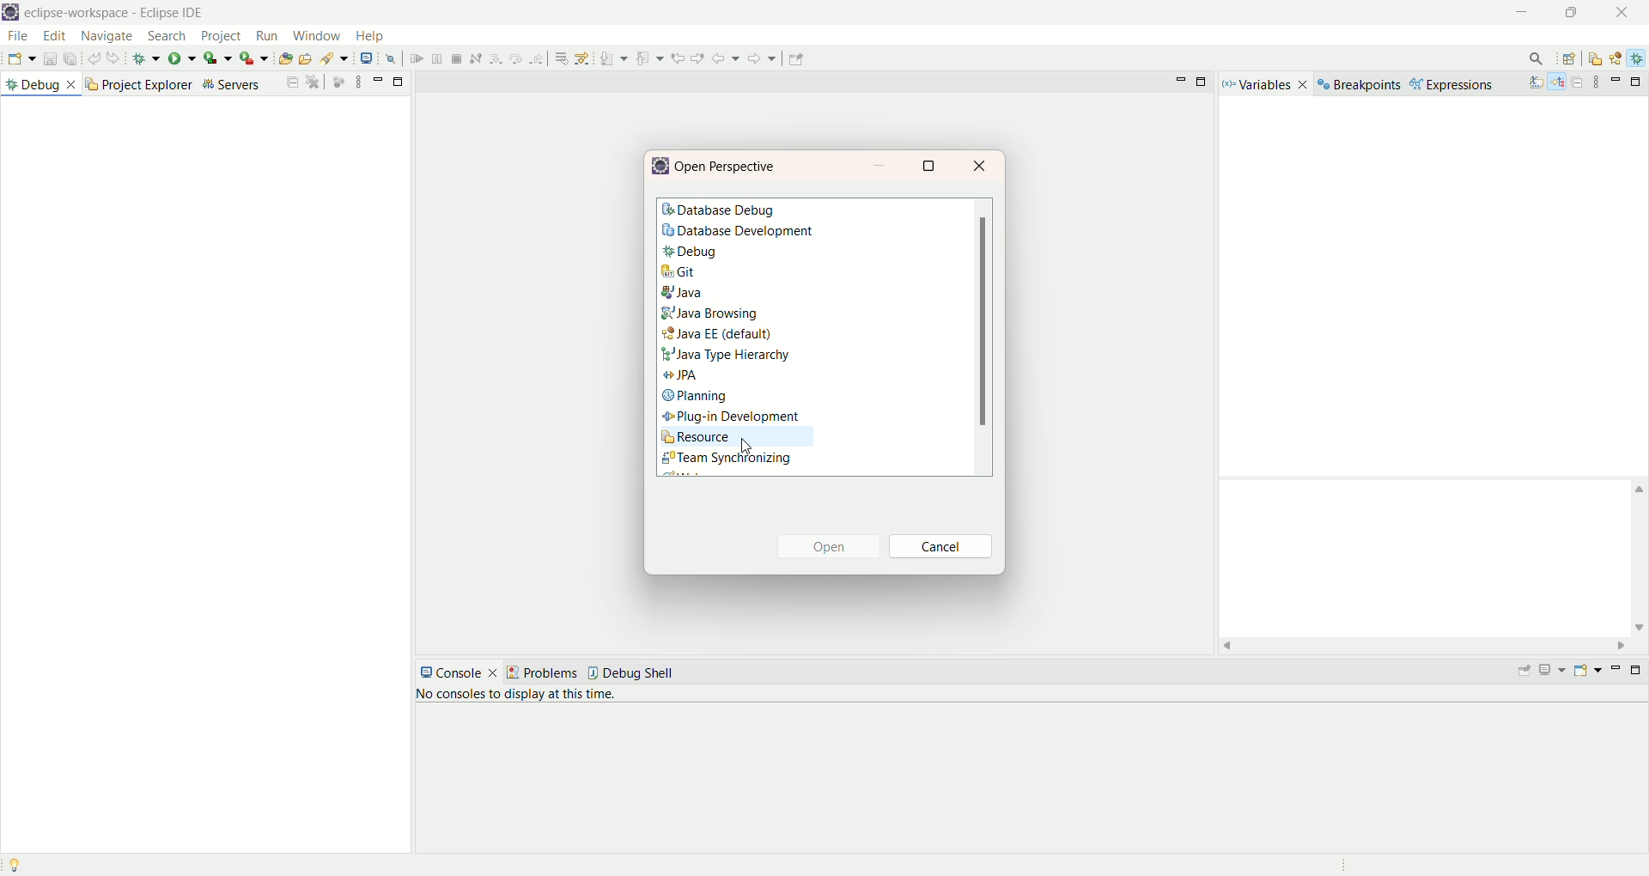 This screenshot has height=876, width=1649. What do you see at coordinates (513, 697) in the screenshot?
I see `no console to display at the time` at bounding box center [513, 697].